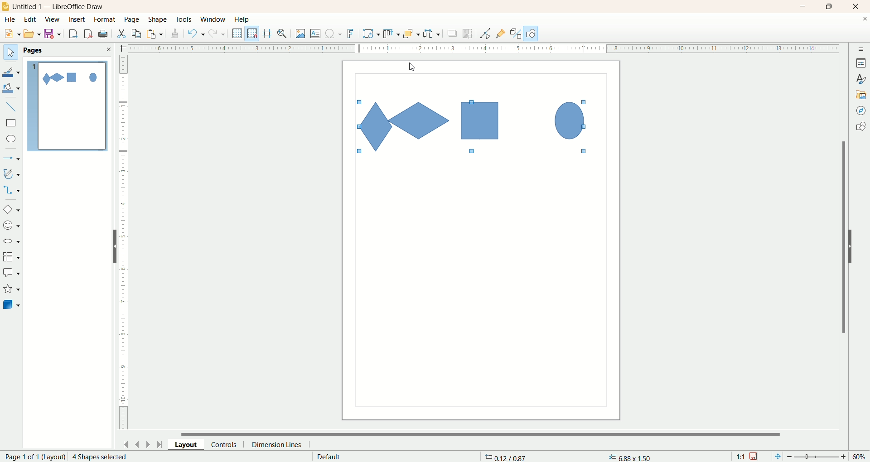 Image resolution: width=870 pixels, height=462 pixels. What do you see at coordinates (124, 443) in the screenshot?
I see `first page` at bounding box center [124, 443].